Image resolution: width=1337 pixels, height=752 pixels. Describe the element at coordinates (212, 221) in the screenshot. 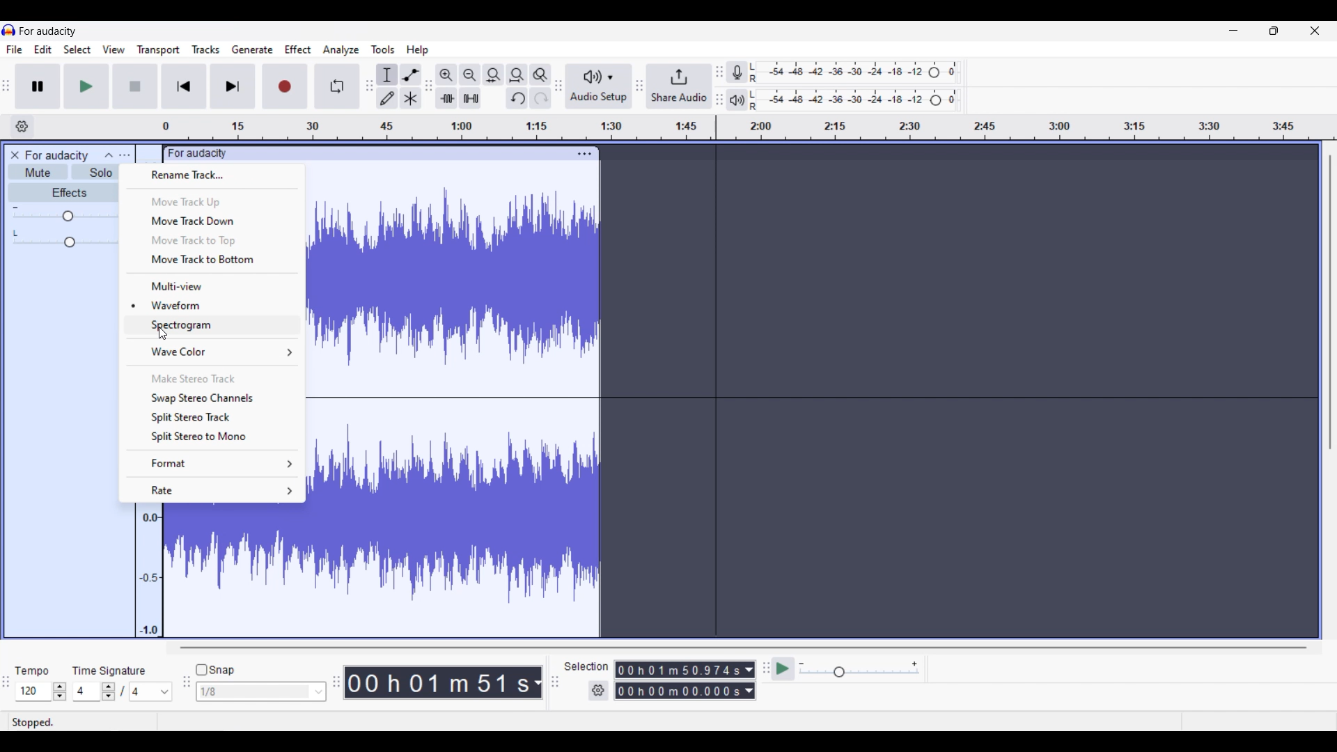

I see `Move track down` at that location.